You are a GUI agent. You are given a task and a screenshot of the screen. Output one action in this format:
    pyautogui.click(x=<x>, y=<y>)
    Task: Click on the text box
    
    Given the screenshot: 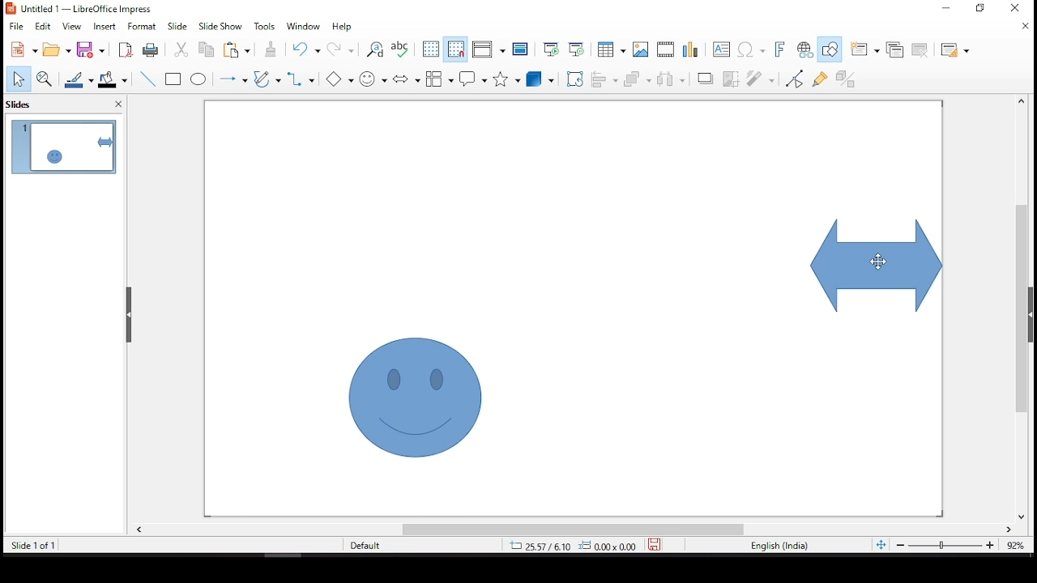 What is the action you would take?
    pyautogui.click(x=723, y=51)
    